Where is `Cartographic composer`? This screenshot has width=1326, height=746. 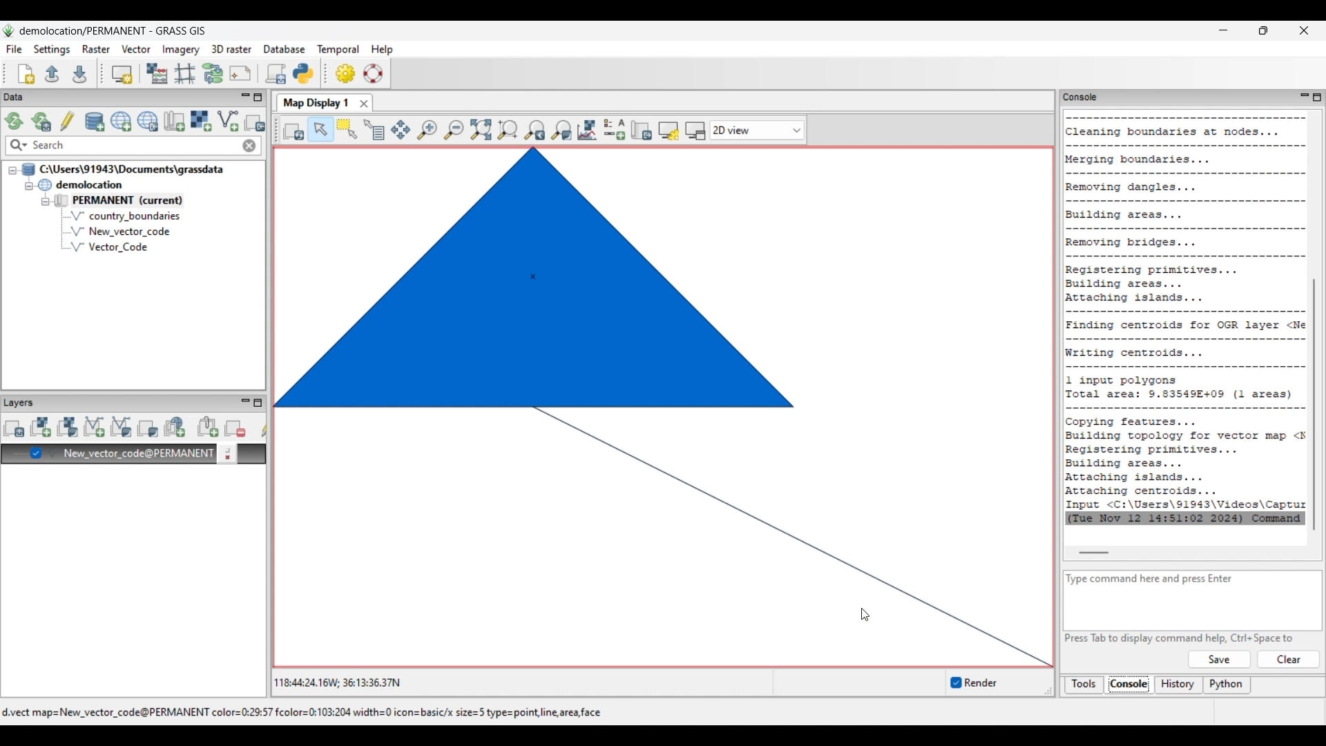
Cartographic composer is located at coordinates (240, 74).